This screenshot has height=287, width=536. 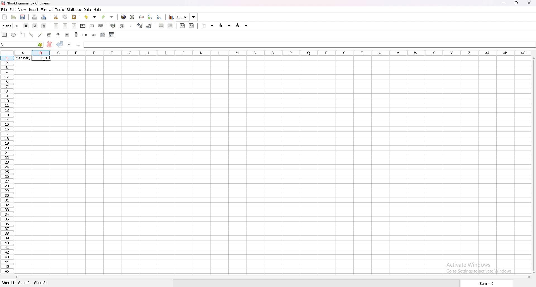 What do you see at coordinates (22, 9) in the screenshot?
I see `view` at bounding box center [22, 9].